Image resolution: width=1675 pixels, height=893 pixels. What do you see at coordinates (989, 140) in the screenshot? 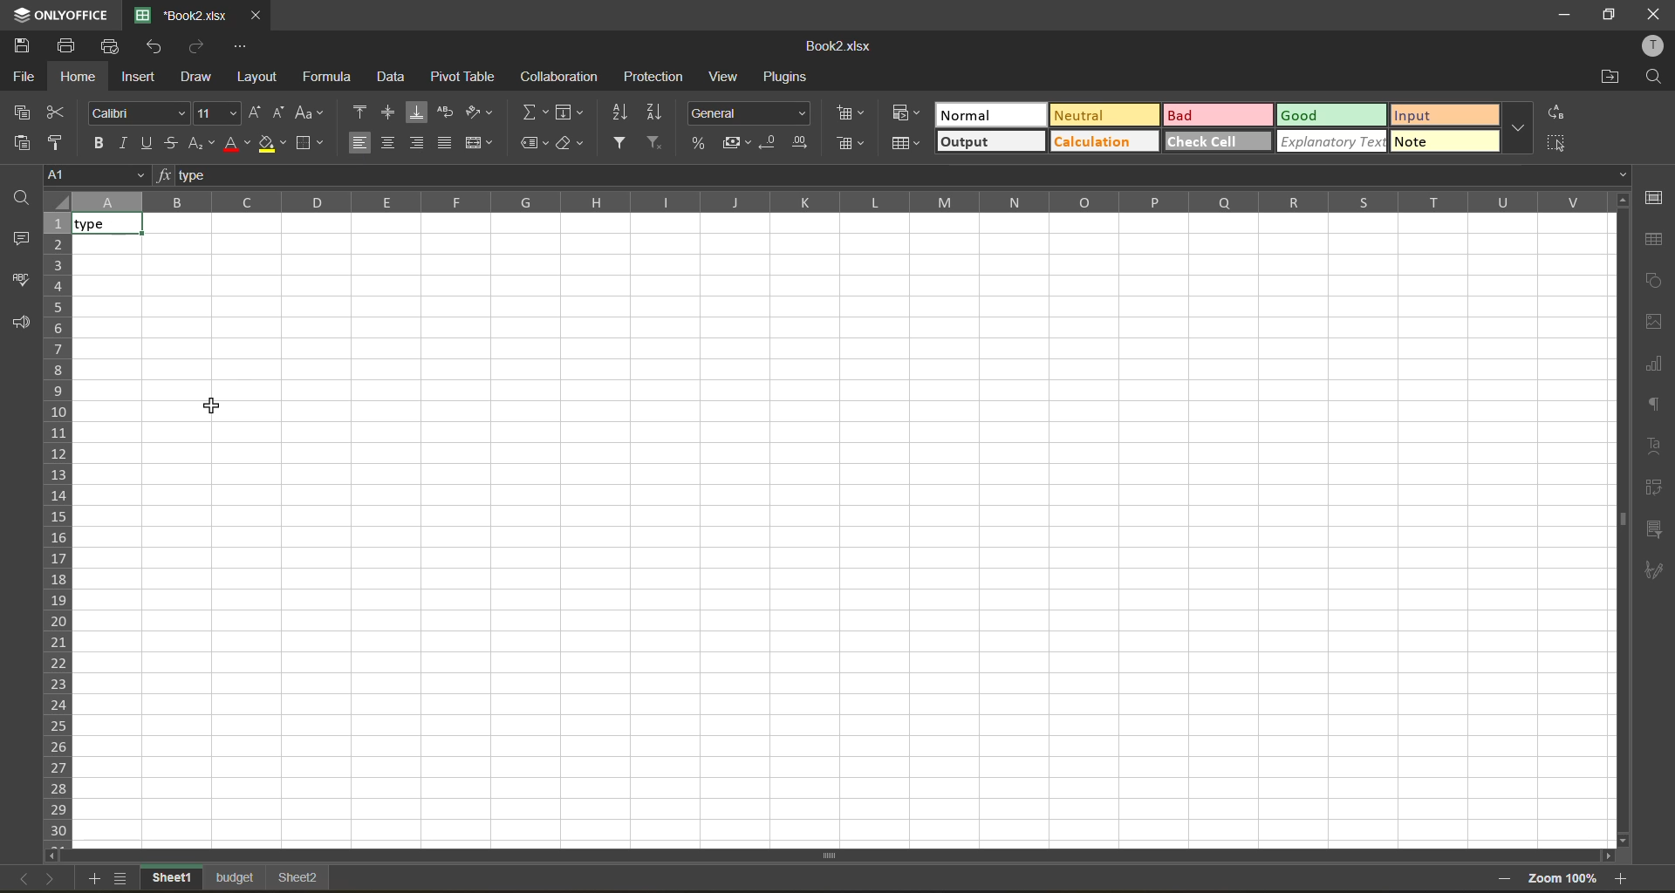
I see `output` at bounding box center [989, 140].